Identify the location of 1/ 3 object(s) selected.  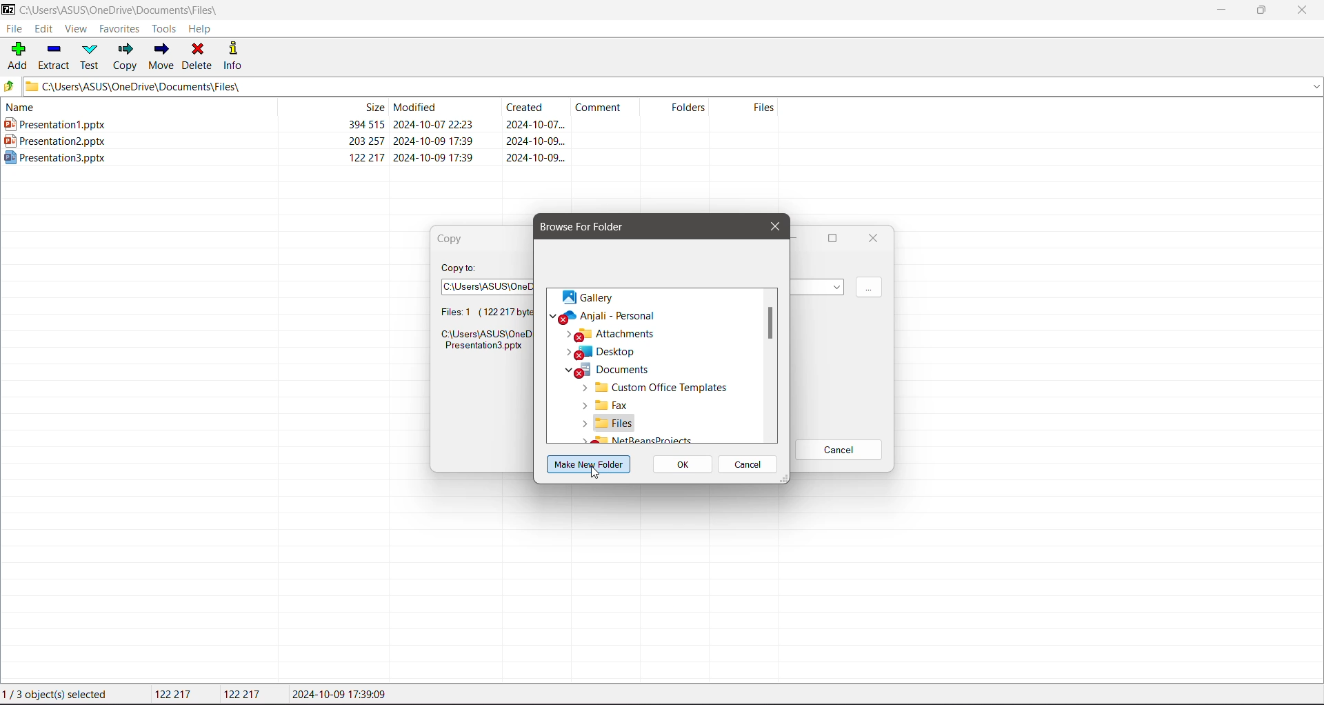
(58, 695).